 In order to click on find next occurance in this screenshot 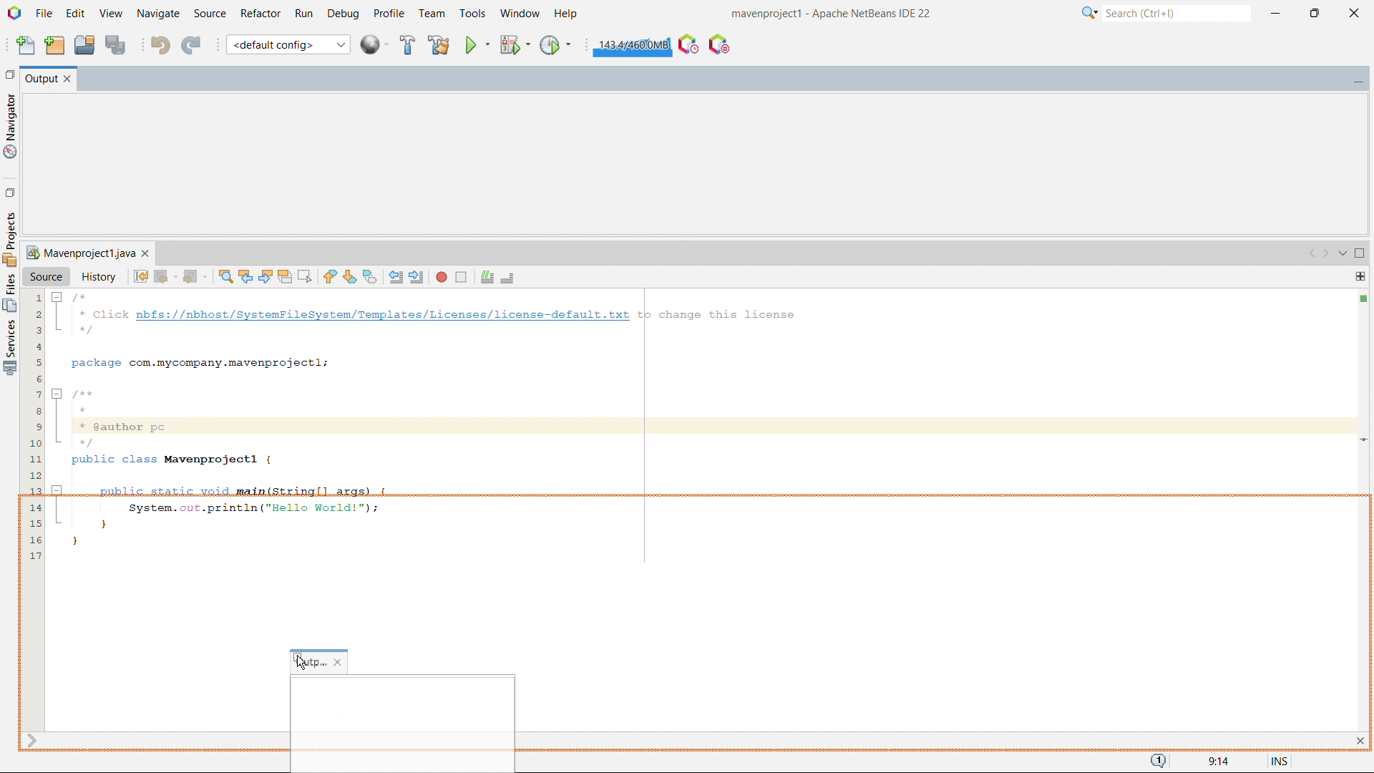, I will do `click(265, 276)`.